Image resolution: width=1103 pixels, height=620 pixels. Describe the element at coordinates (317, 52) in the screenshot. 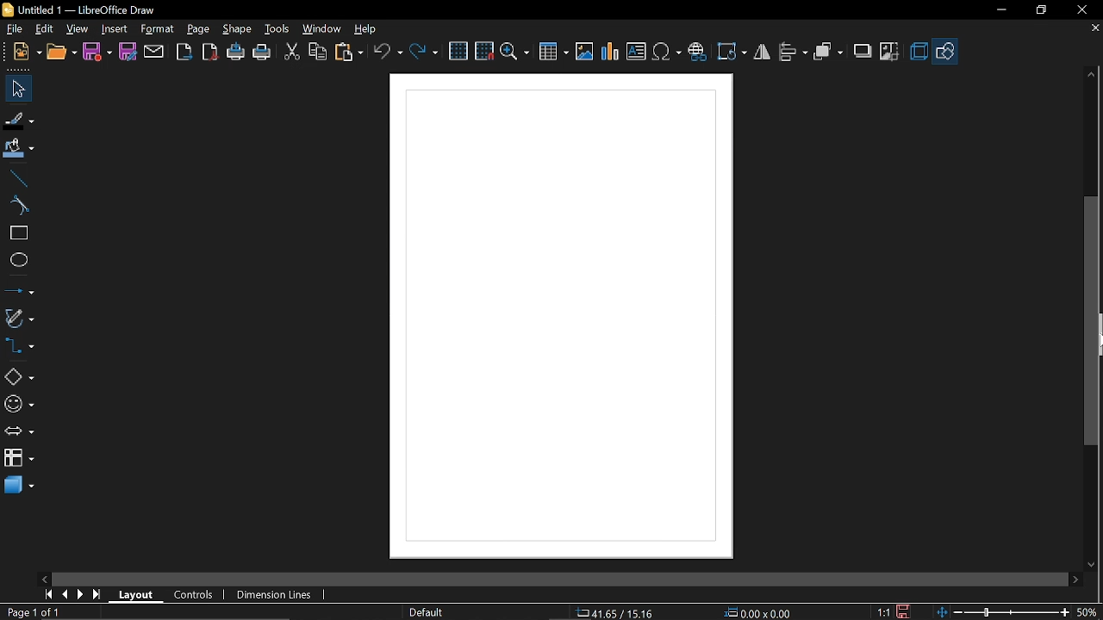

I see `copy` at that location.